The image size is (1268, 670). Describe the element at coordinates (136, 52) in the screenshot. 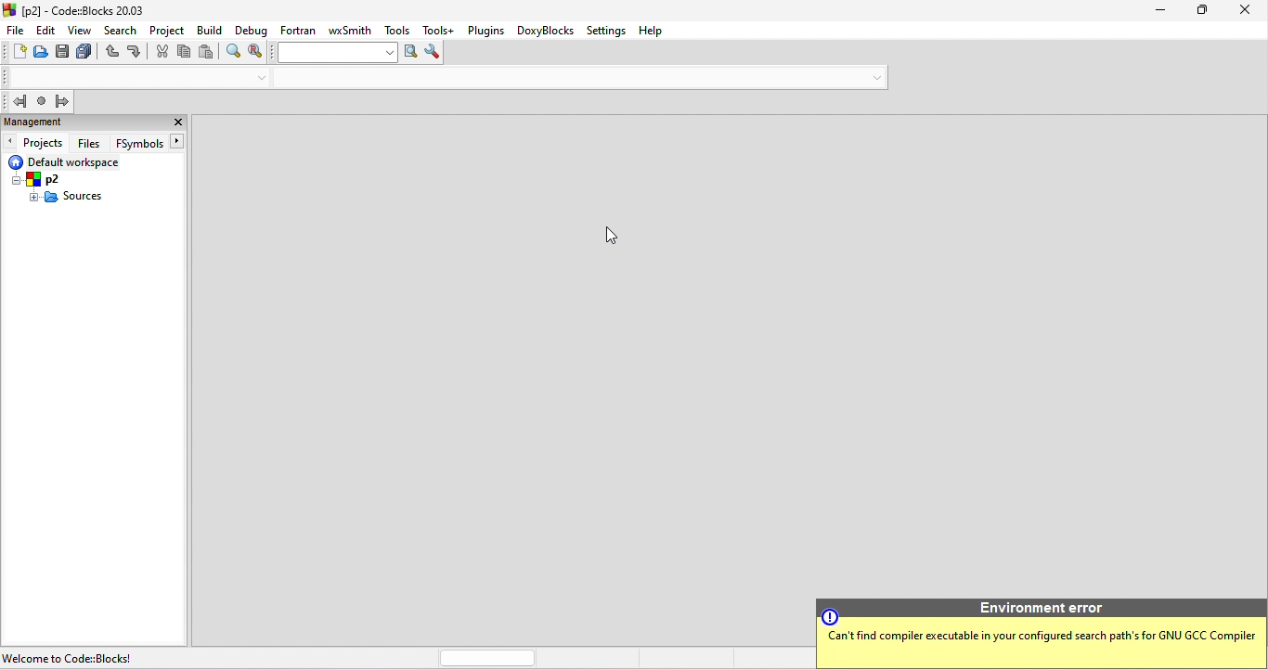

I see `redo` at that location.